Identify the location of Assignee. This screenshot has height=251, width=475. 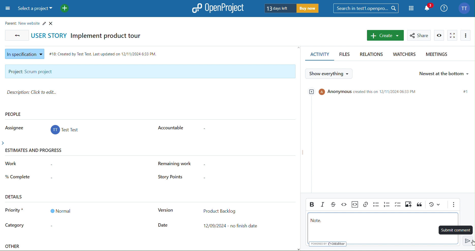
(13, 127).